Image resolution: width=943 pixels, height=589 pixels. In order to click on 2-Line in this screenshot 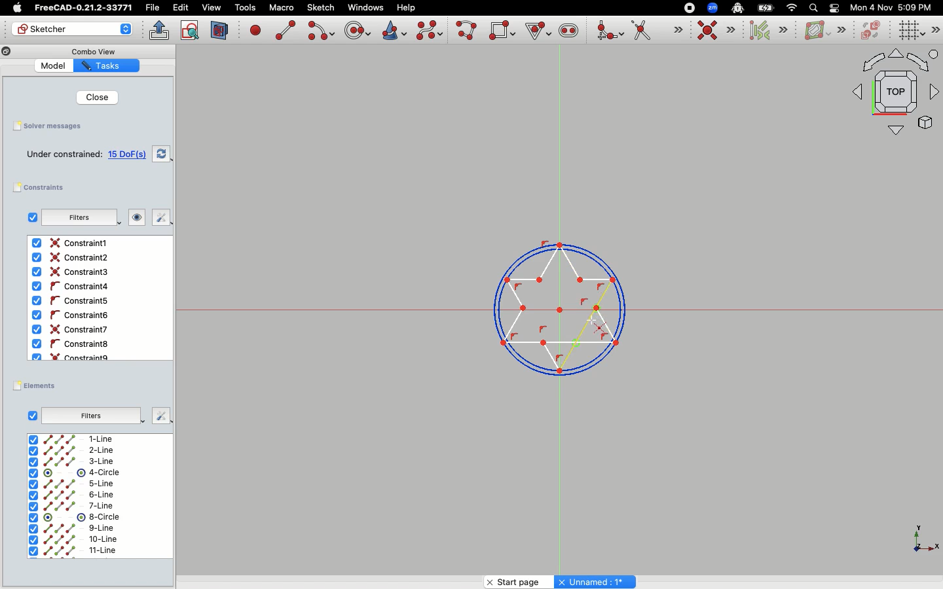, I will do `click(80, 450)`.